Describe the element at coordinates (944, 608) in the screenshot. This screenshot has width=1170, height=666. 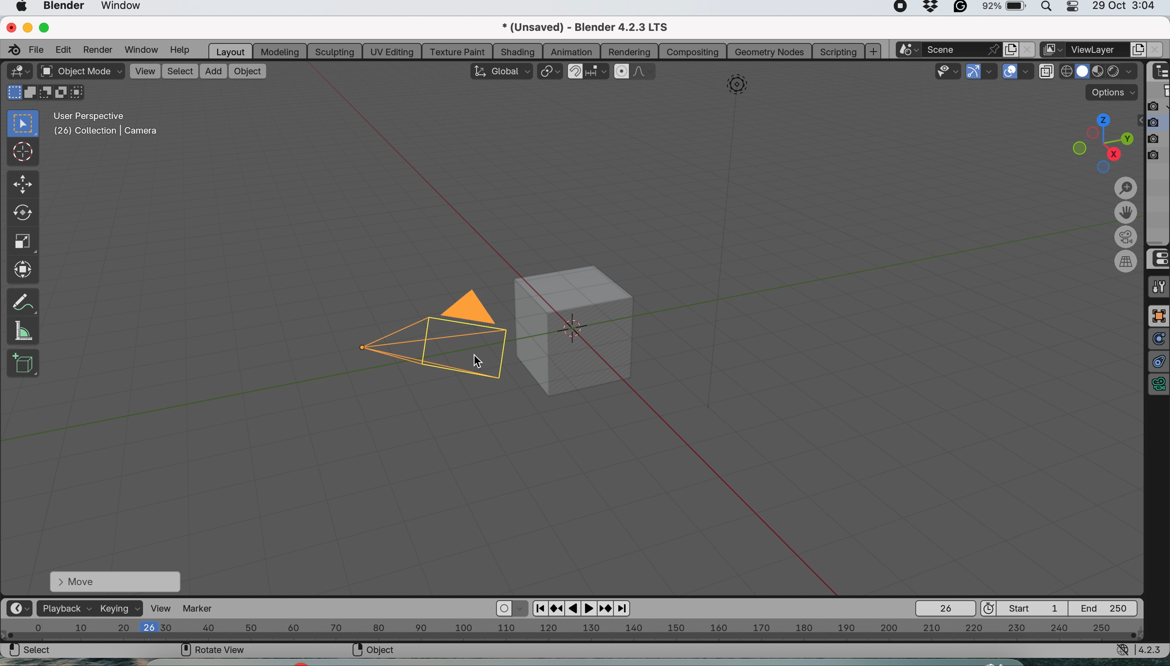
I see `current frame` at that location.